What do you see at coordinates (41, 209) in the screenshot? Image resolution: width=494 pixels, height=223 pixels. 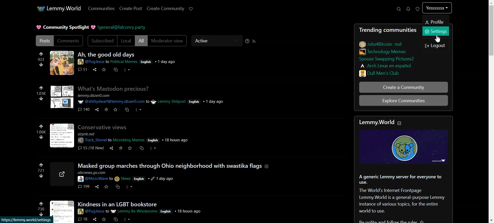 I see `numbers` at bounding box center [41, 209].